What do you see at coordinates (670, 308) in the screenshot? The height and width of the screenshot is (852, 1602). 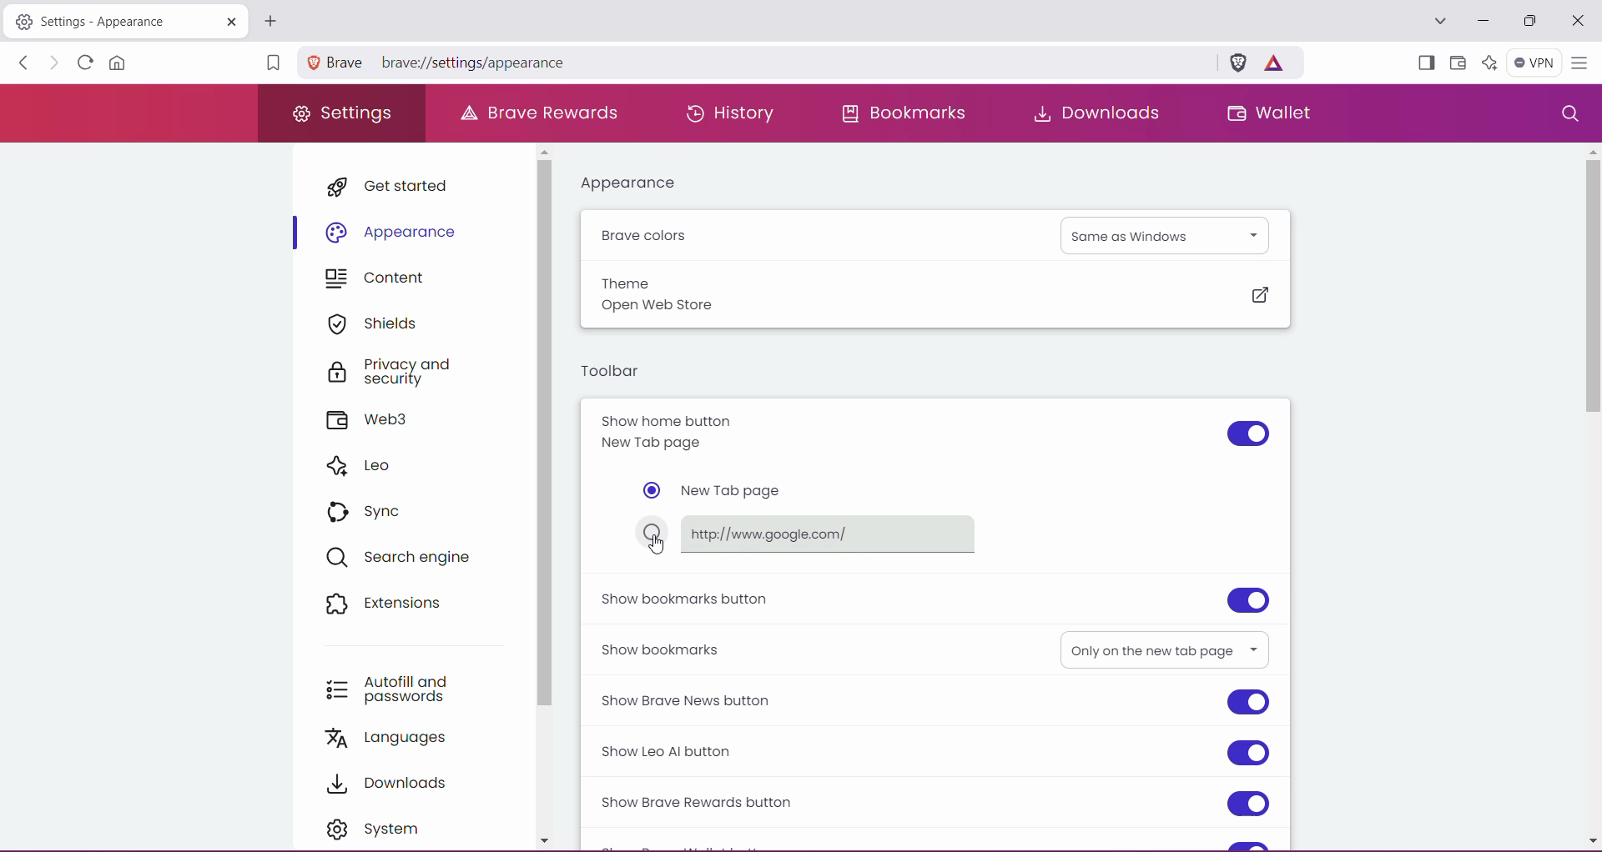 I see `Open Web Store` at bounding box center [670, 308].